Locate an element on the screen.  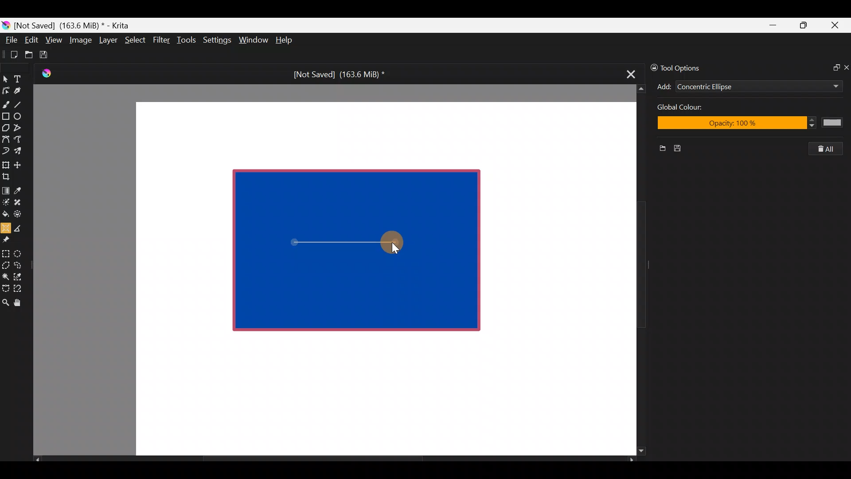
Select is located at coordinates (136, 39).